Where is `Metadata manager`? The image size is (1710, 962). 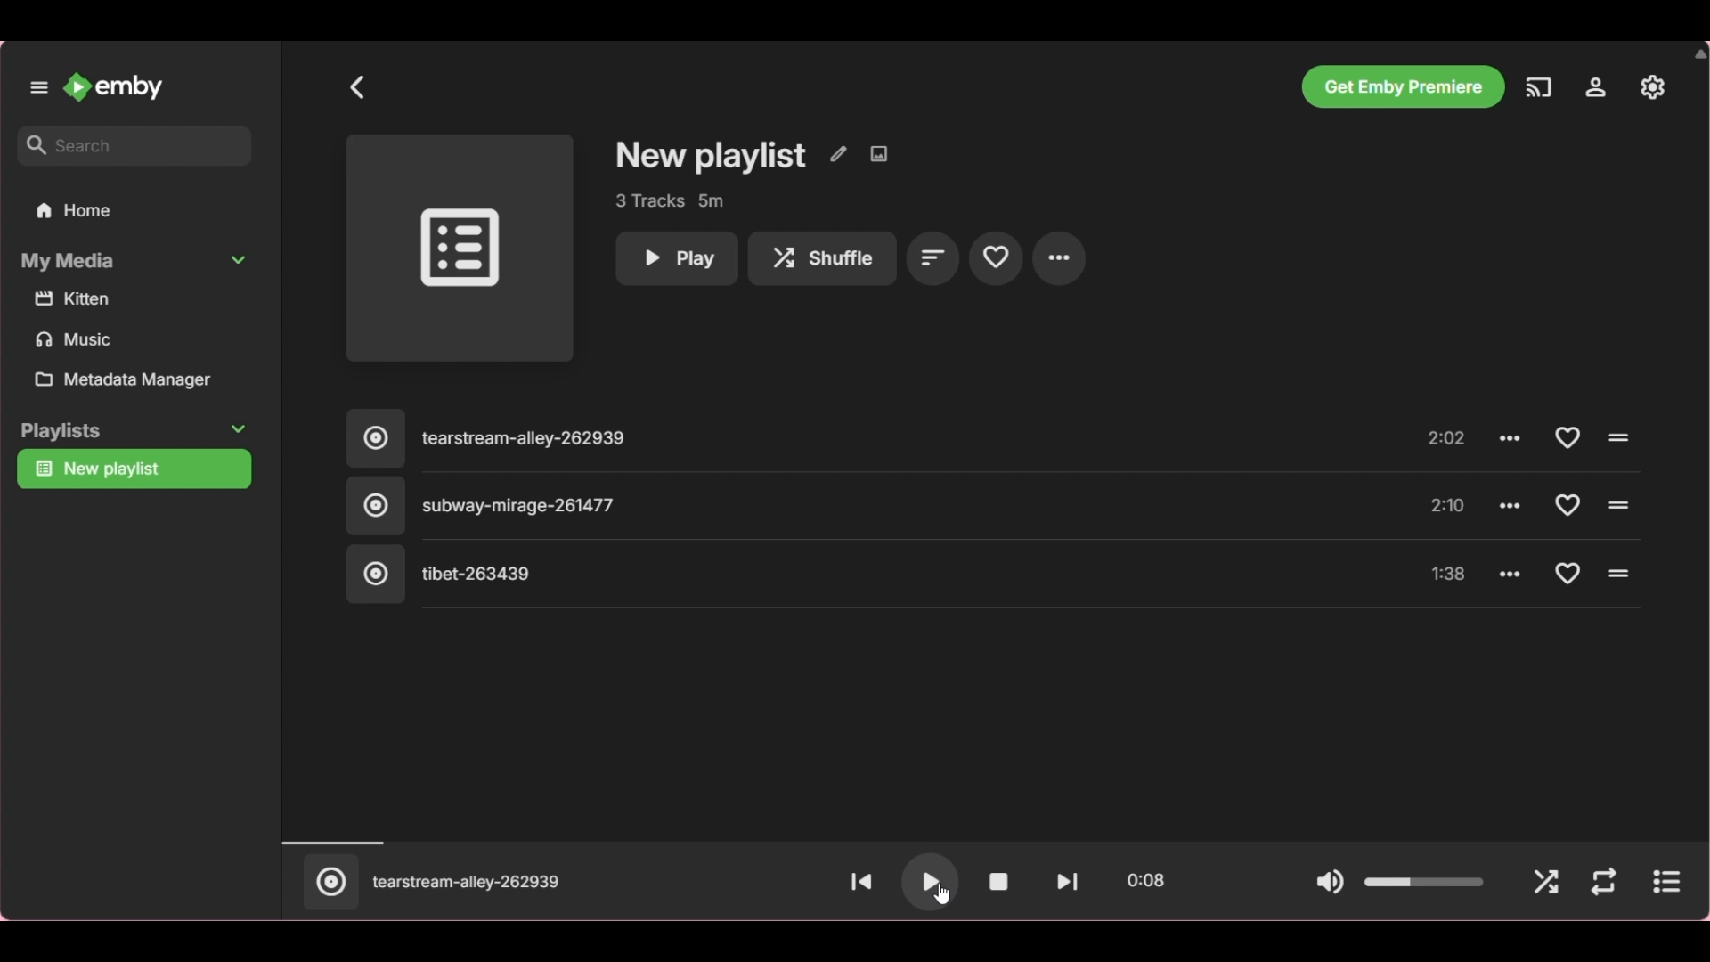
Metadata manager is located at coordinates (139, 379).